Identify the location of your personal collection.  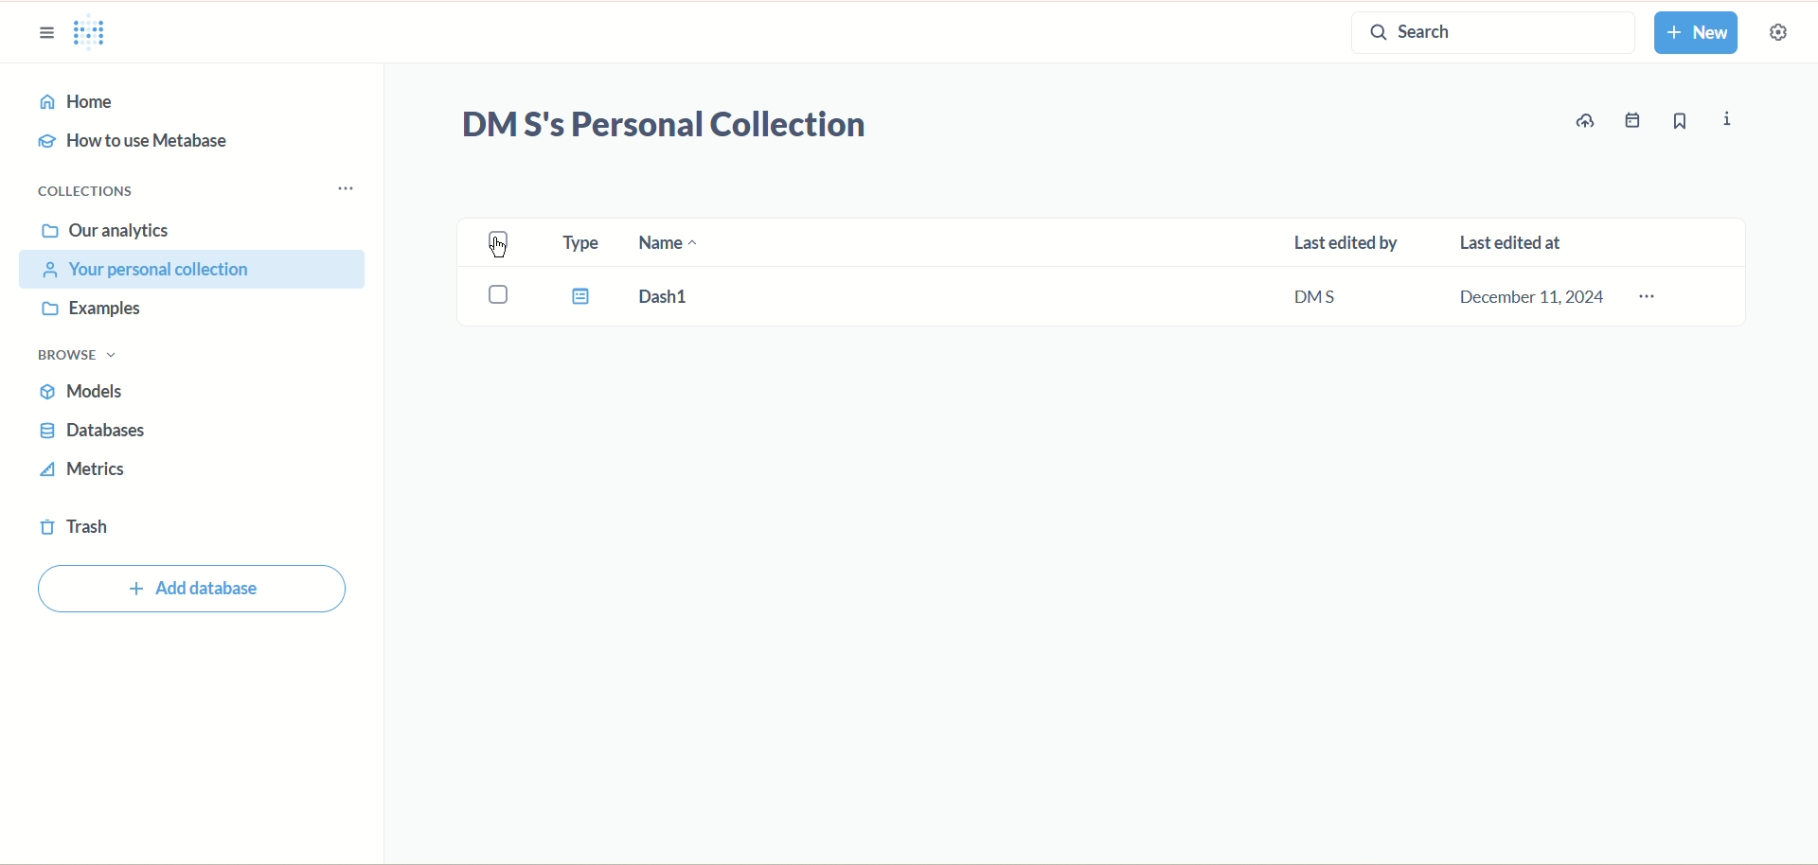
(191, 270).